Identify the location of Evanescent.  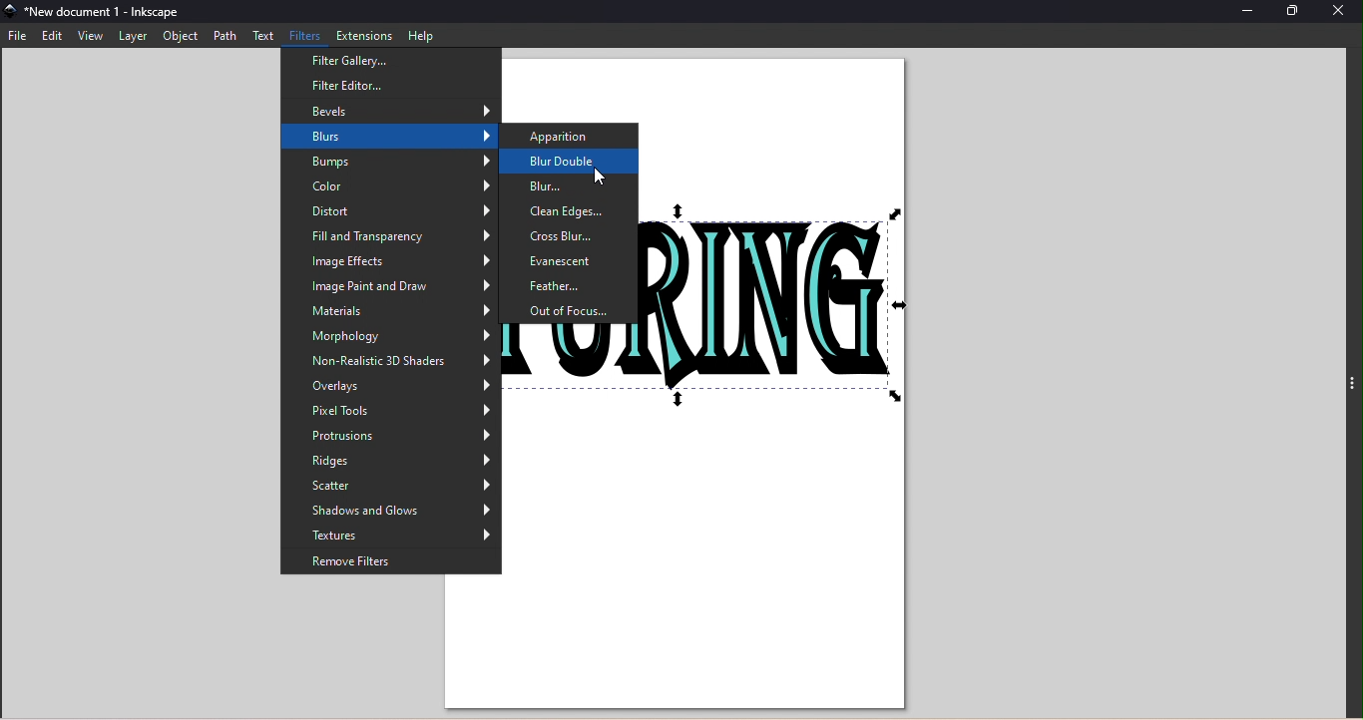
(571, 260).